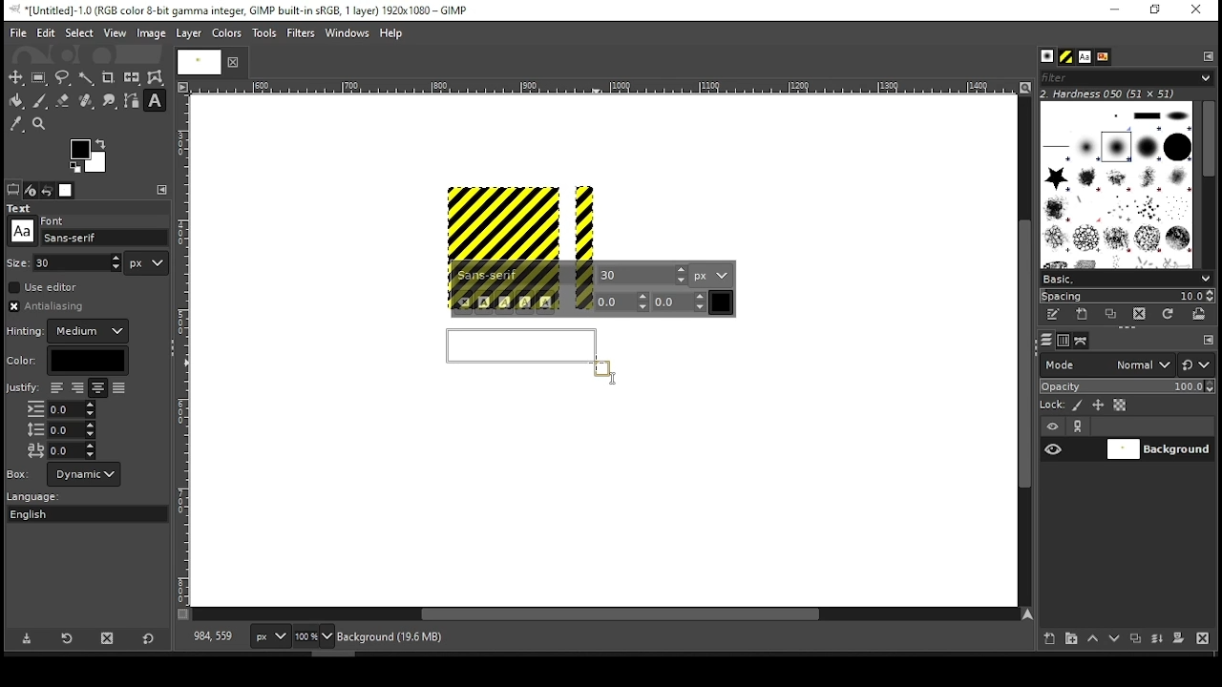 This screenshot has height=687, width=1222. Describe the element at coordinates (116, 34) in the screenshot. I see `view` at that location.